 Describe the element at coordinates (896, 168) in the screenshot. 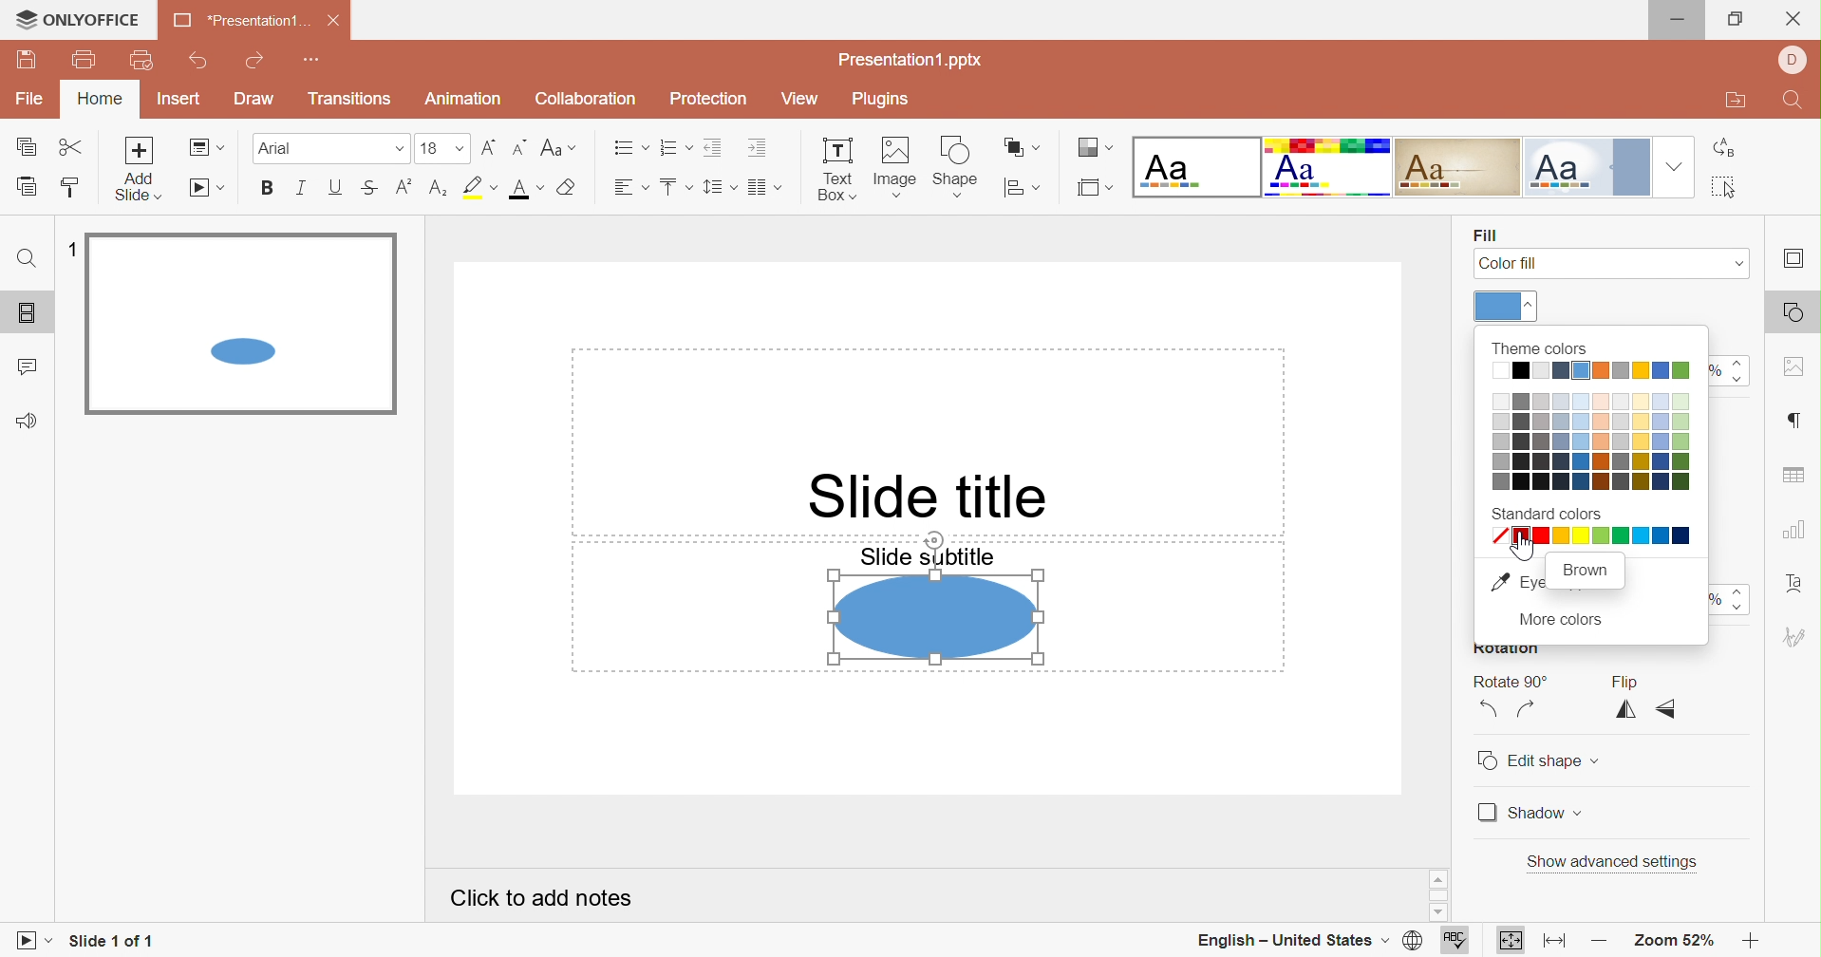

I see `Image` at that location.